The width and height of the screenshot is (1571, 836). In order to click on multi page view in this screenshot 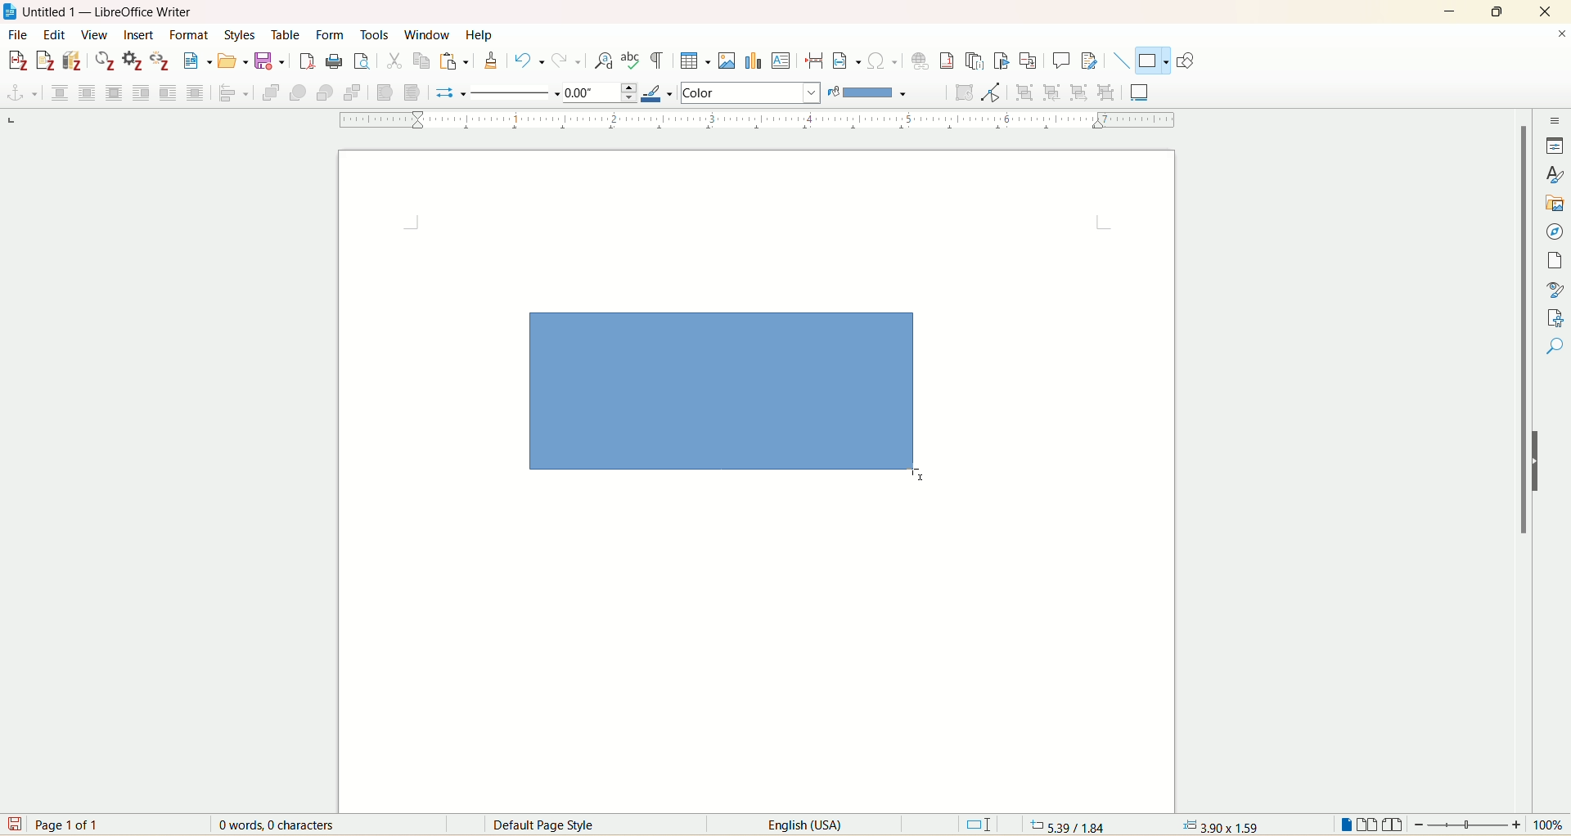, I will do `click(1368, 824)`.